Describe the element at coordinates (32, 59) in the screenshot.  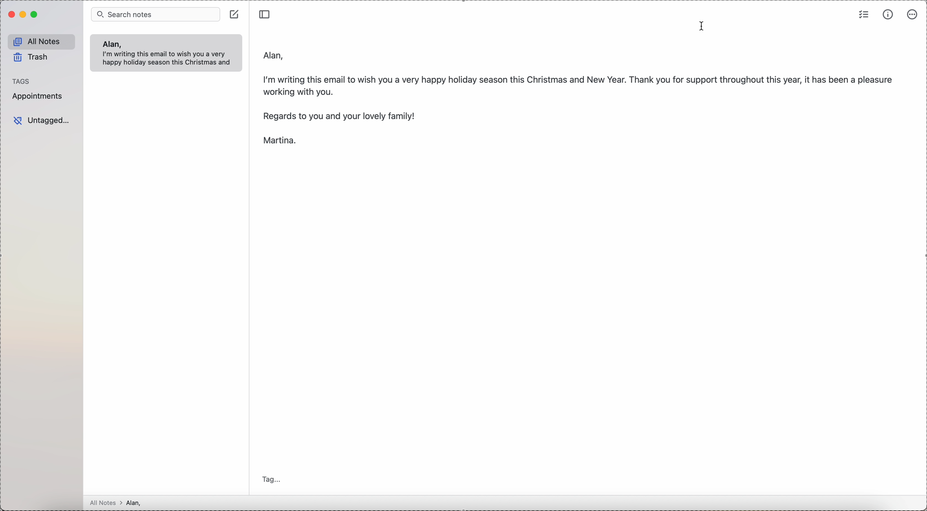
I see `trash` at that location.